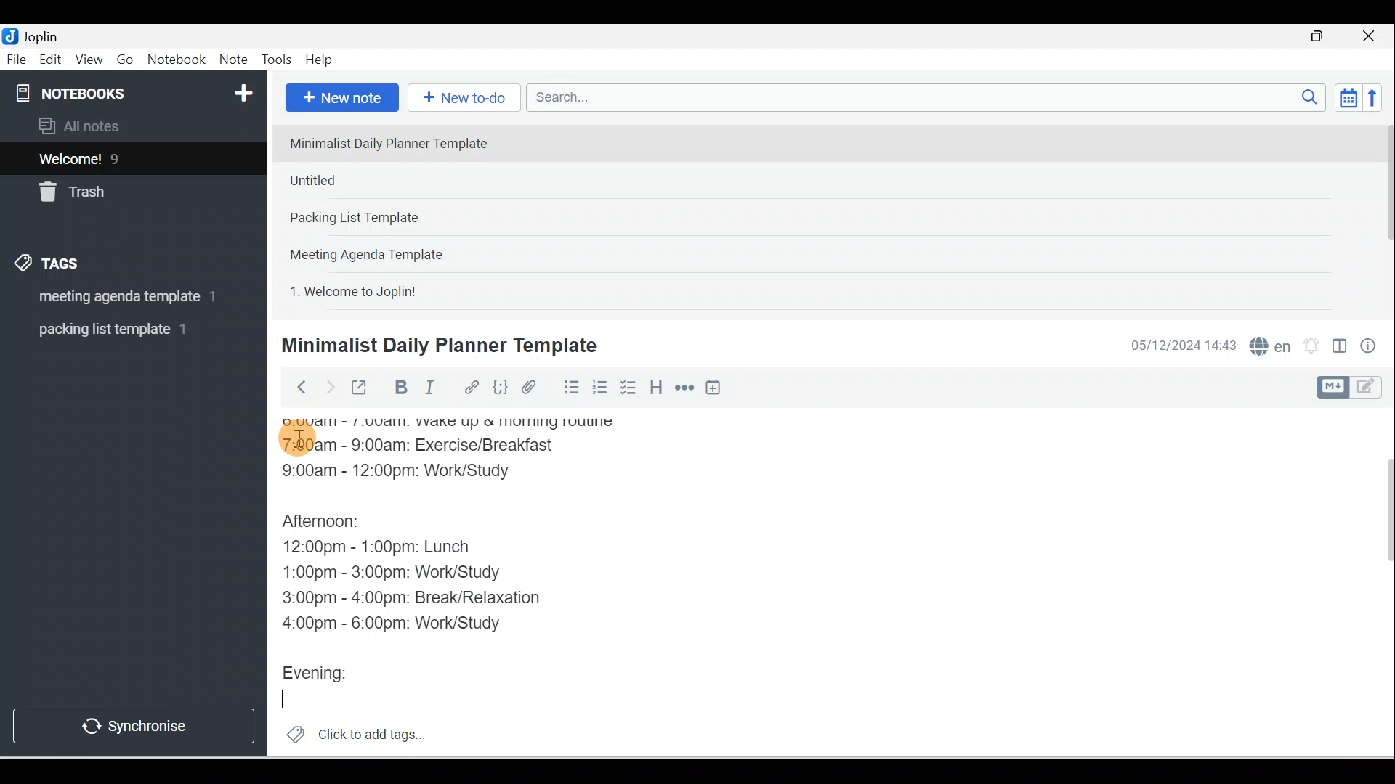 The width and height of the screenshot is (1395, 784). What do you see at coordinates (1370, 348) in the screenshot?
I see `Note properties` at bounding box center [1370, 348].